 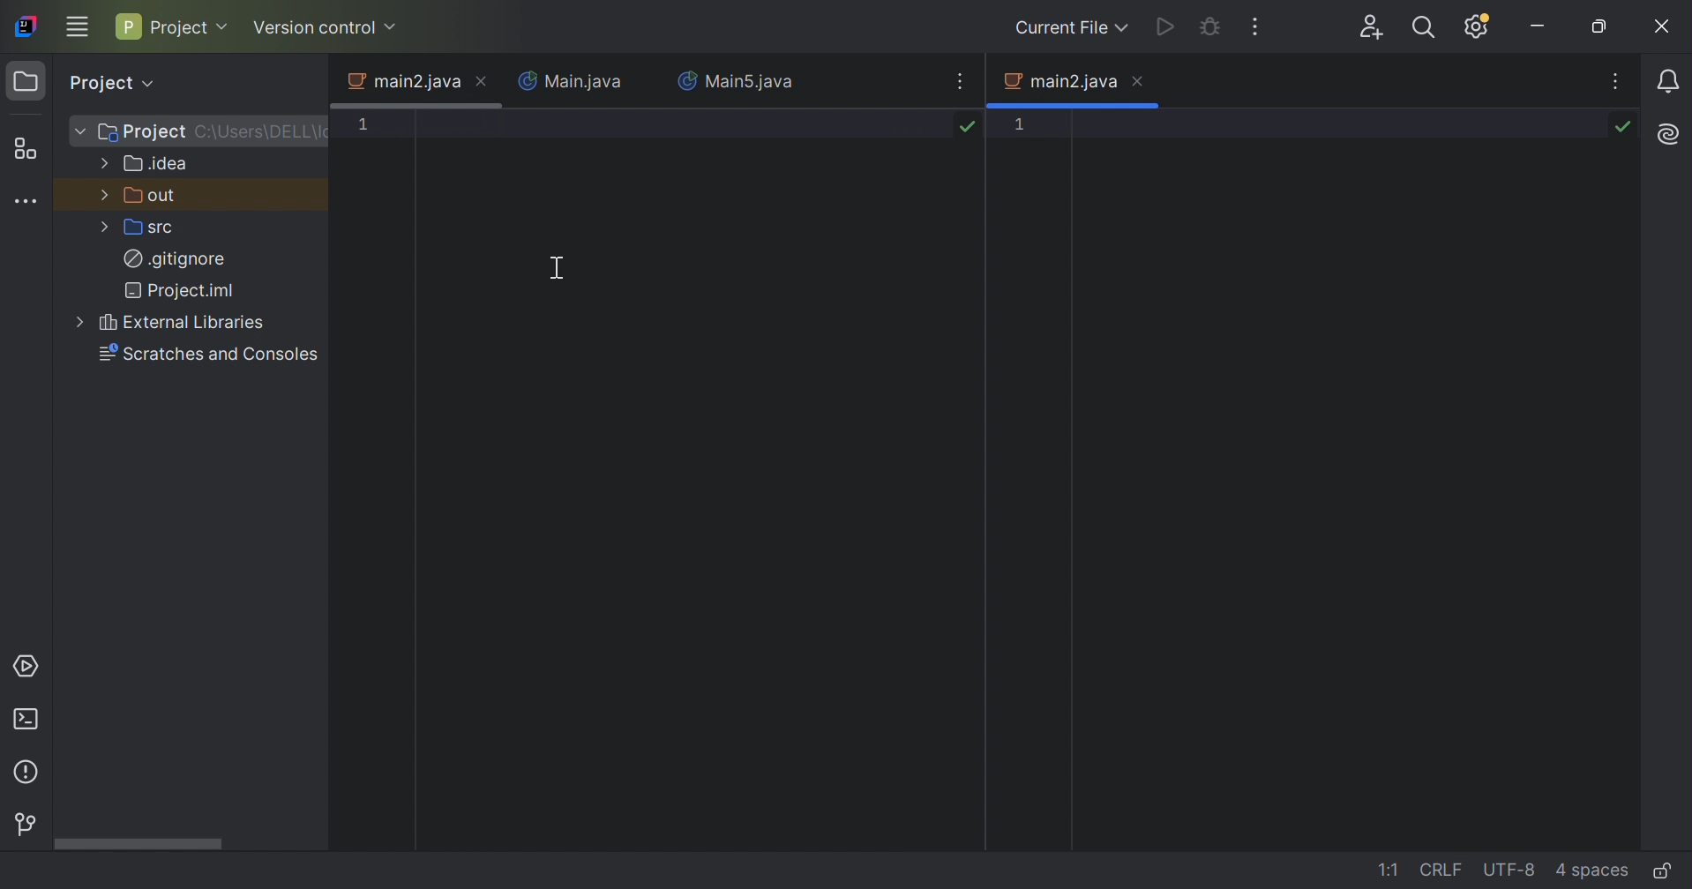 I want to click on More, so click(x=79, y=131).